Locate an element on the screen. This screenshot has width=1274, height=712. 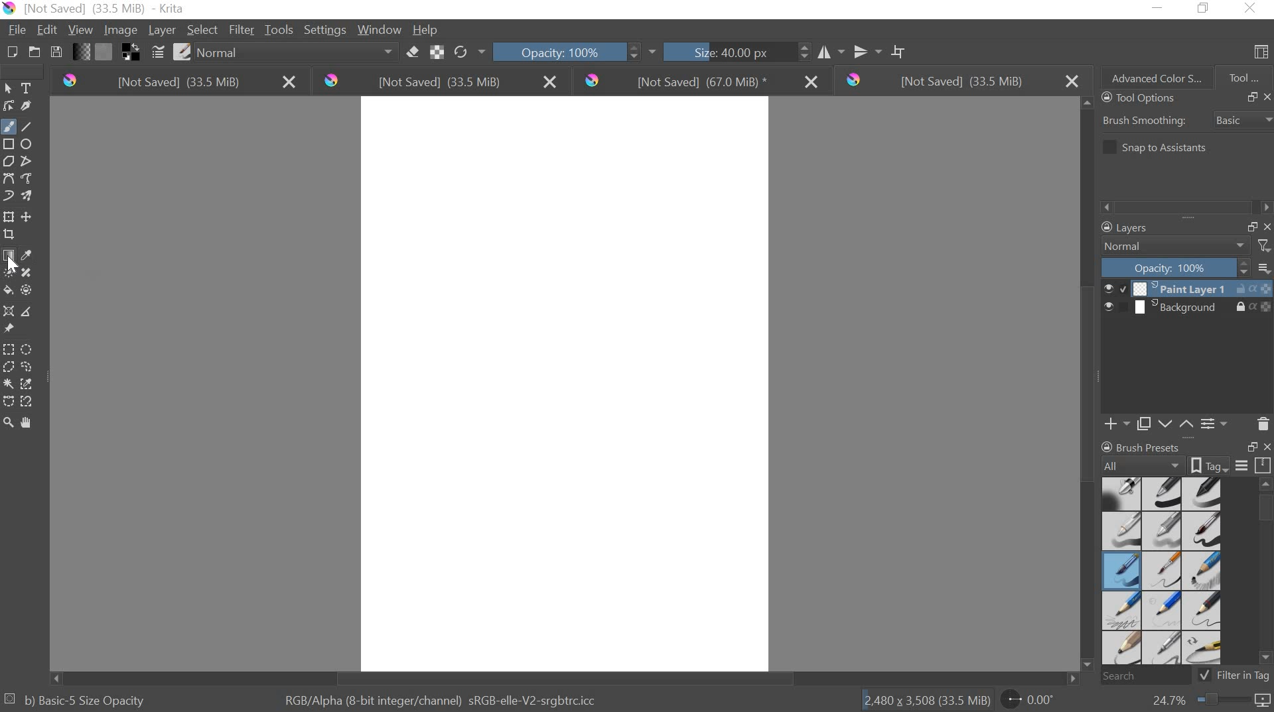
BRUSH PROPERTIES is located at coordinates (1149, 444).